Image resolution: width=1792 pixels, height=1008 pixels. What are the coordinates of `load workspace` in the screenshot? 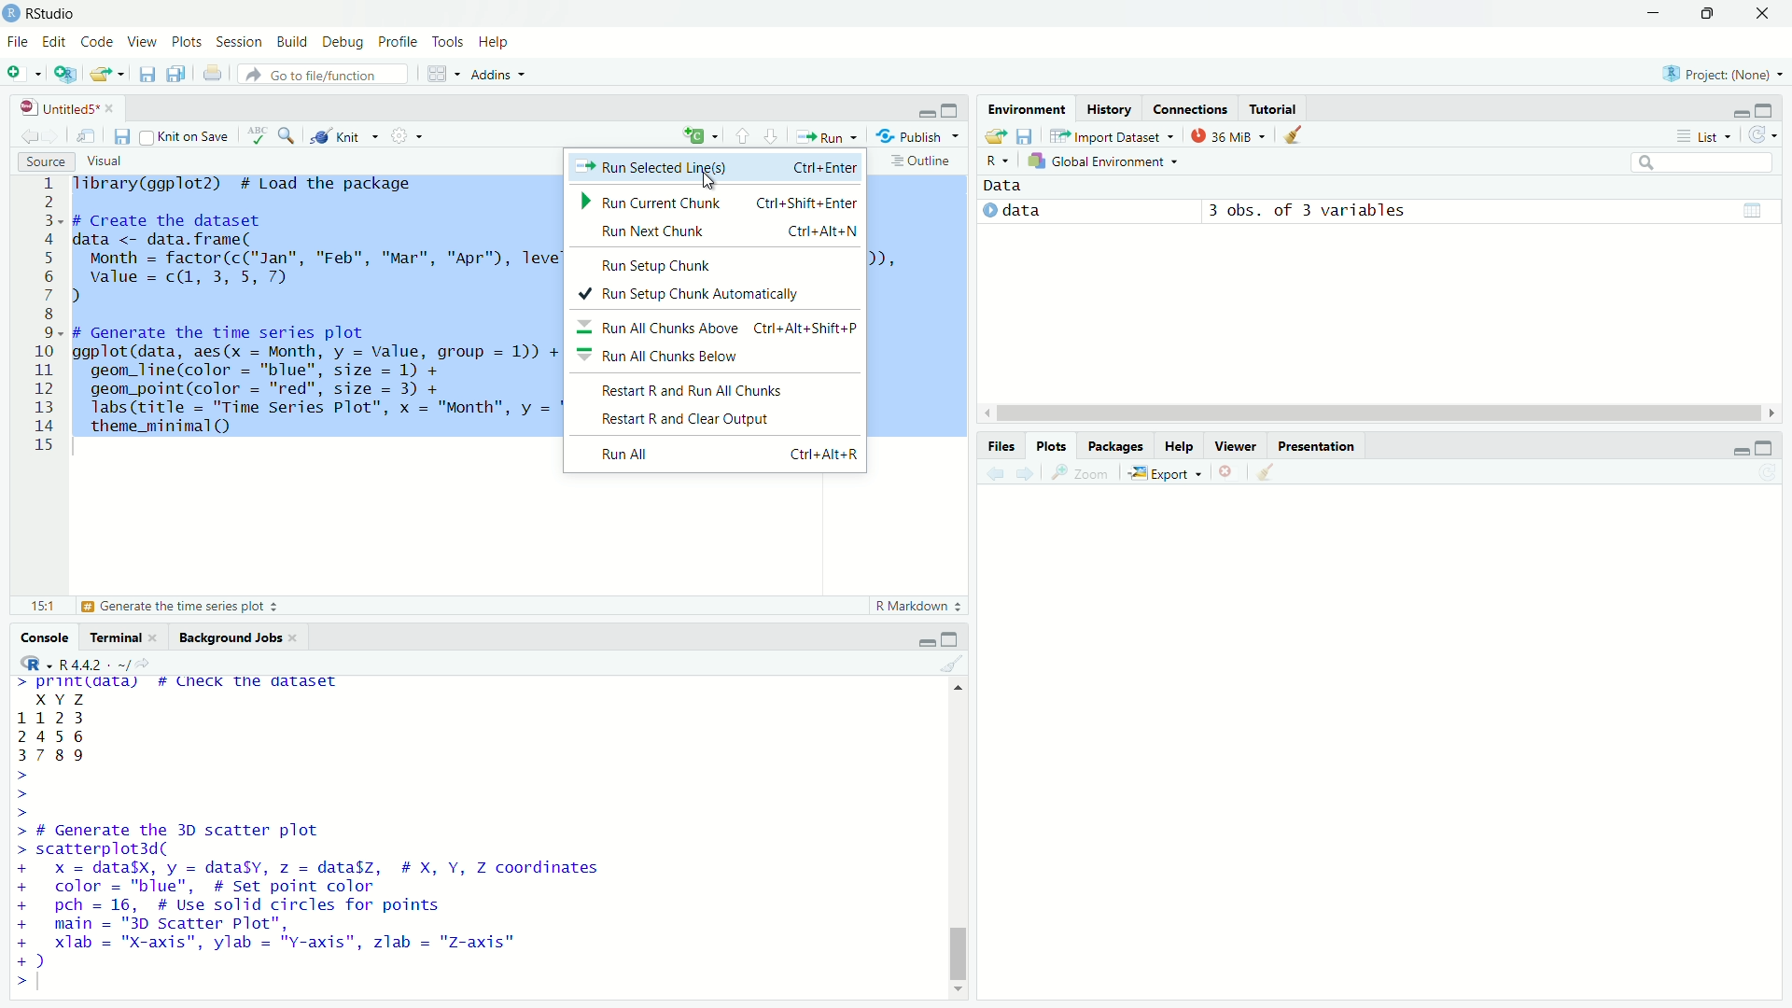 It's located at (995, 137).